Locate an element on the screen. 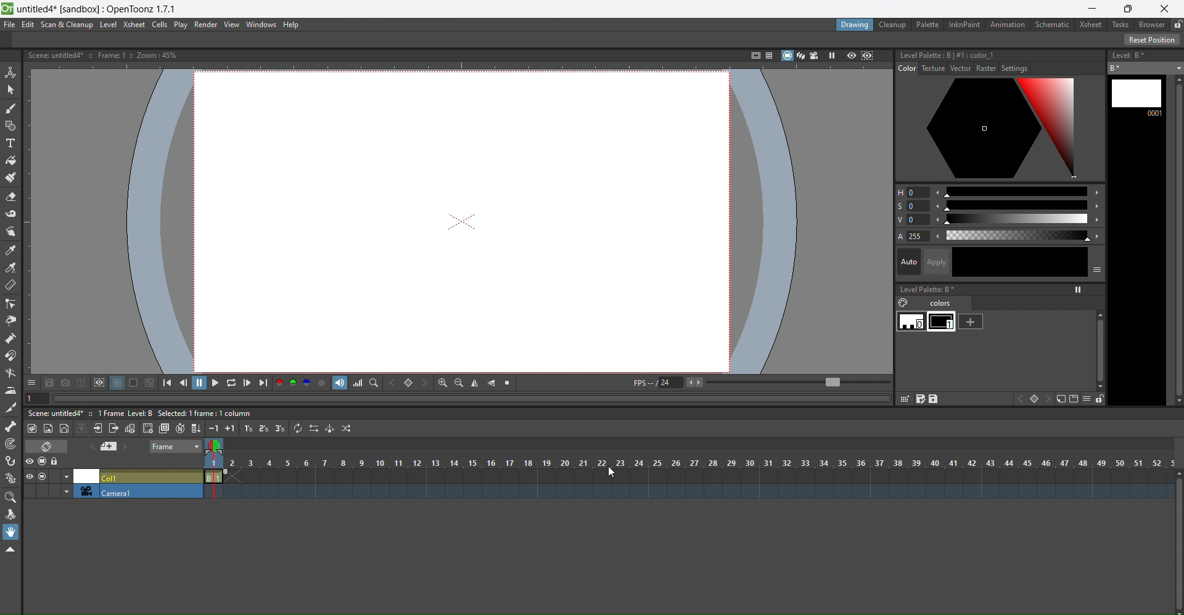 This screenshot has width=1184, height=615. options and lock is located at coordinates (1093, 399).